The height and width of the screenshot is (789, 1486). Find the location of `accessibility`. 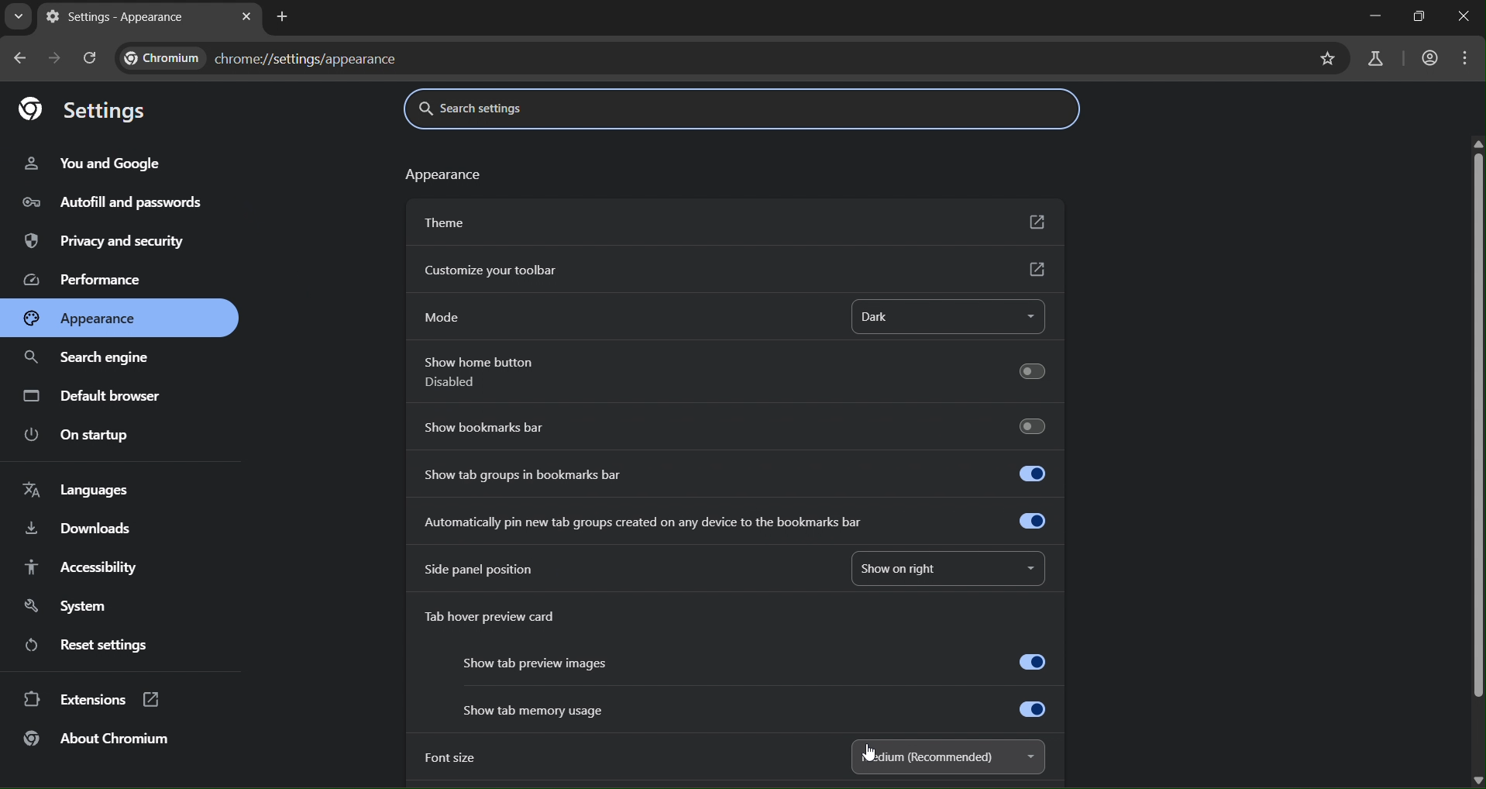

accessibility is located at coordinates (77, 565).